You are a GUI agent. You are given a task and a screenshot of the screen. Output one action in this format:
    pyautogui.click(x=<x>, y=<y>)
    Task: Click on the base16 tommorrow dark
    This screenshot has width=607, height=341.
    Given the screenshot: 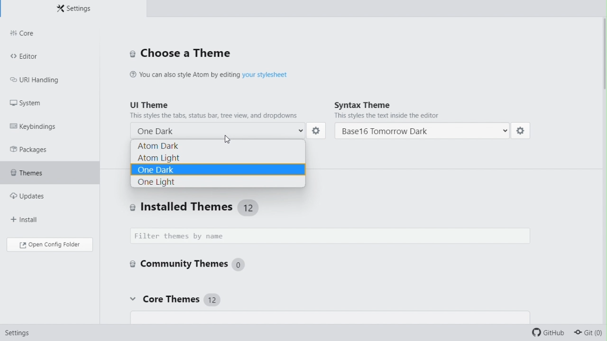 What is the action you would take?
    pyautogui.click(x=423, y=132)
    